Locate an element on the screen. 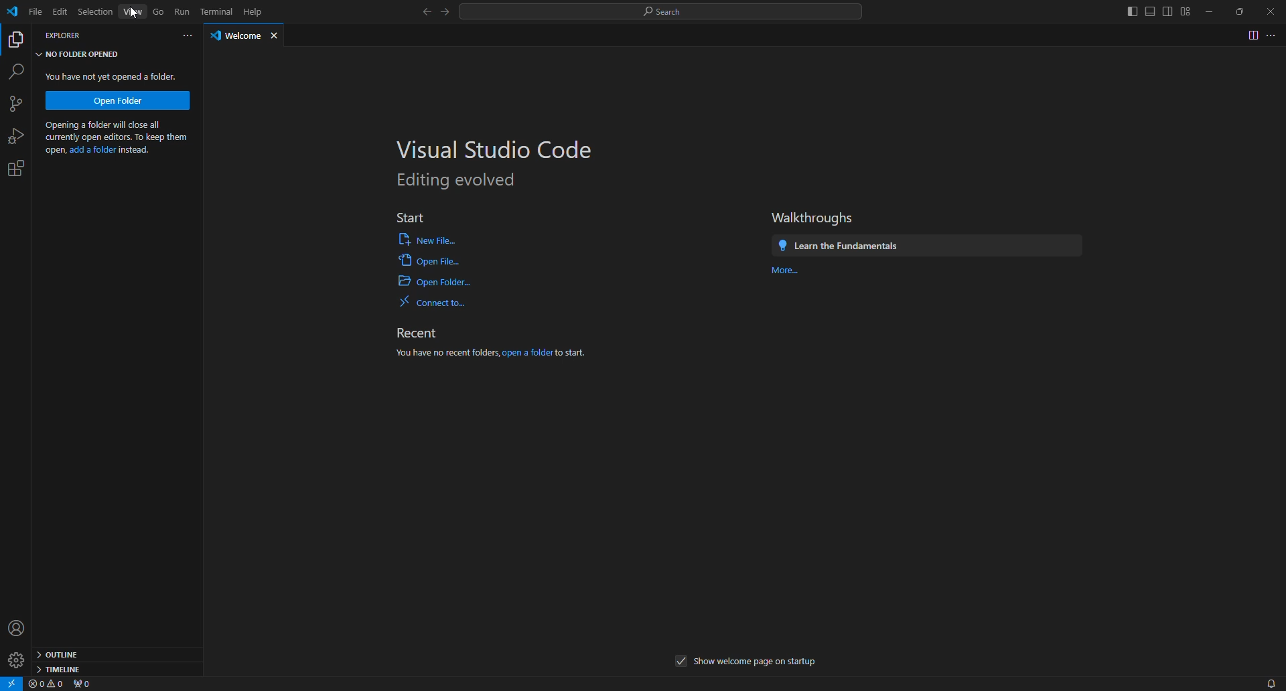  minimize is located at coordinates (1212, 13).